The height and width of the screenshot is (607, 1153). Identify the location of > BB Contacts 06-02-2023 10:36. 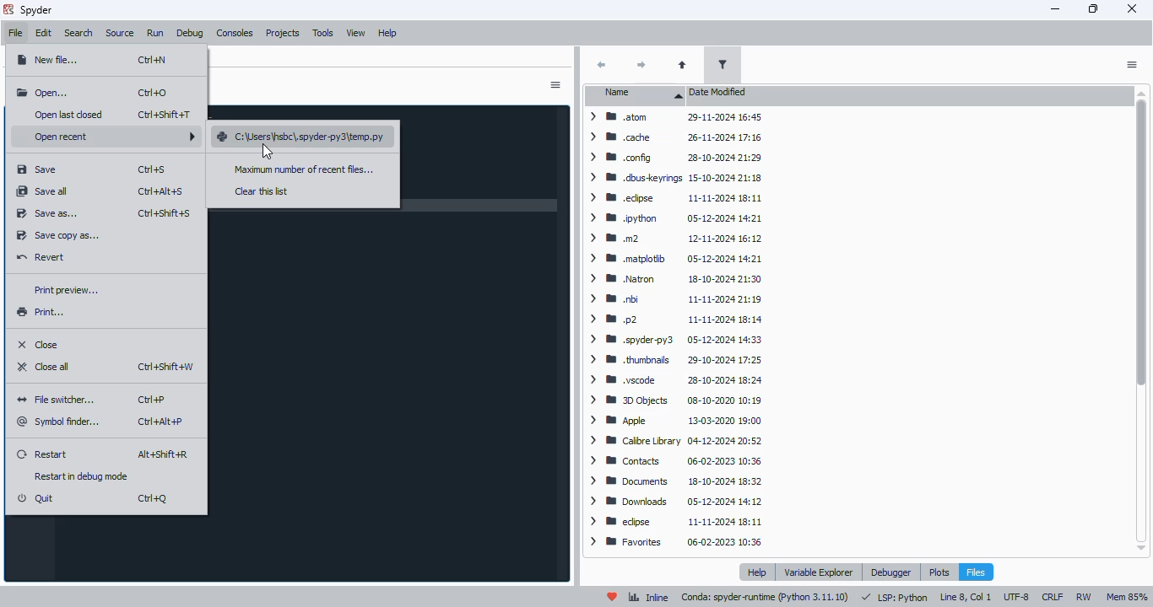
(674, 459).